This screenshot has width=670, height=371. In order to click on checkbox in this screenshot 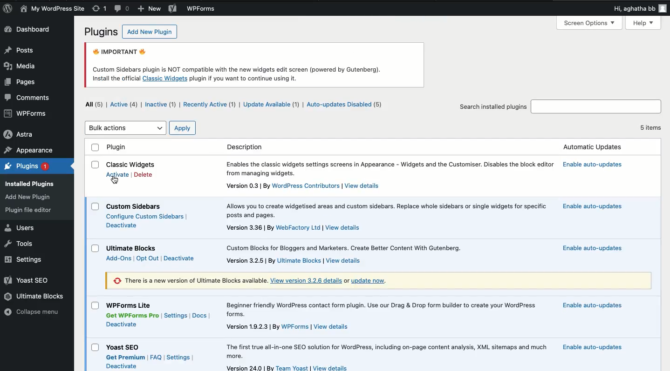, I will do `click(95, 206)`.